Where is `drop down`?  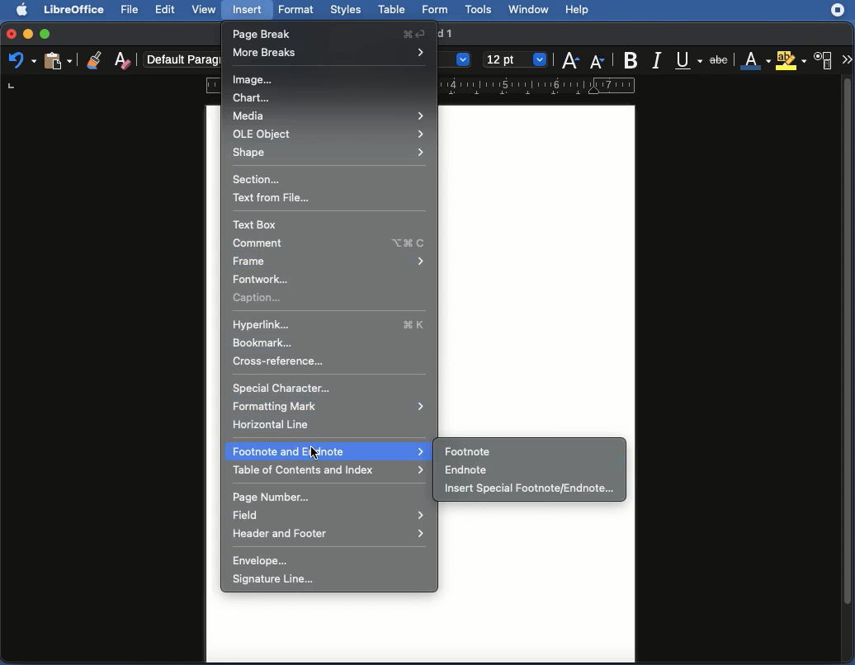
drop down is located at coordinates (465, 60).